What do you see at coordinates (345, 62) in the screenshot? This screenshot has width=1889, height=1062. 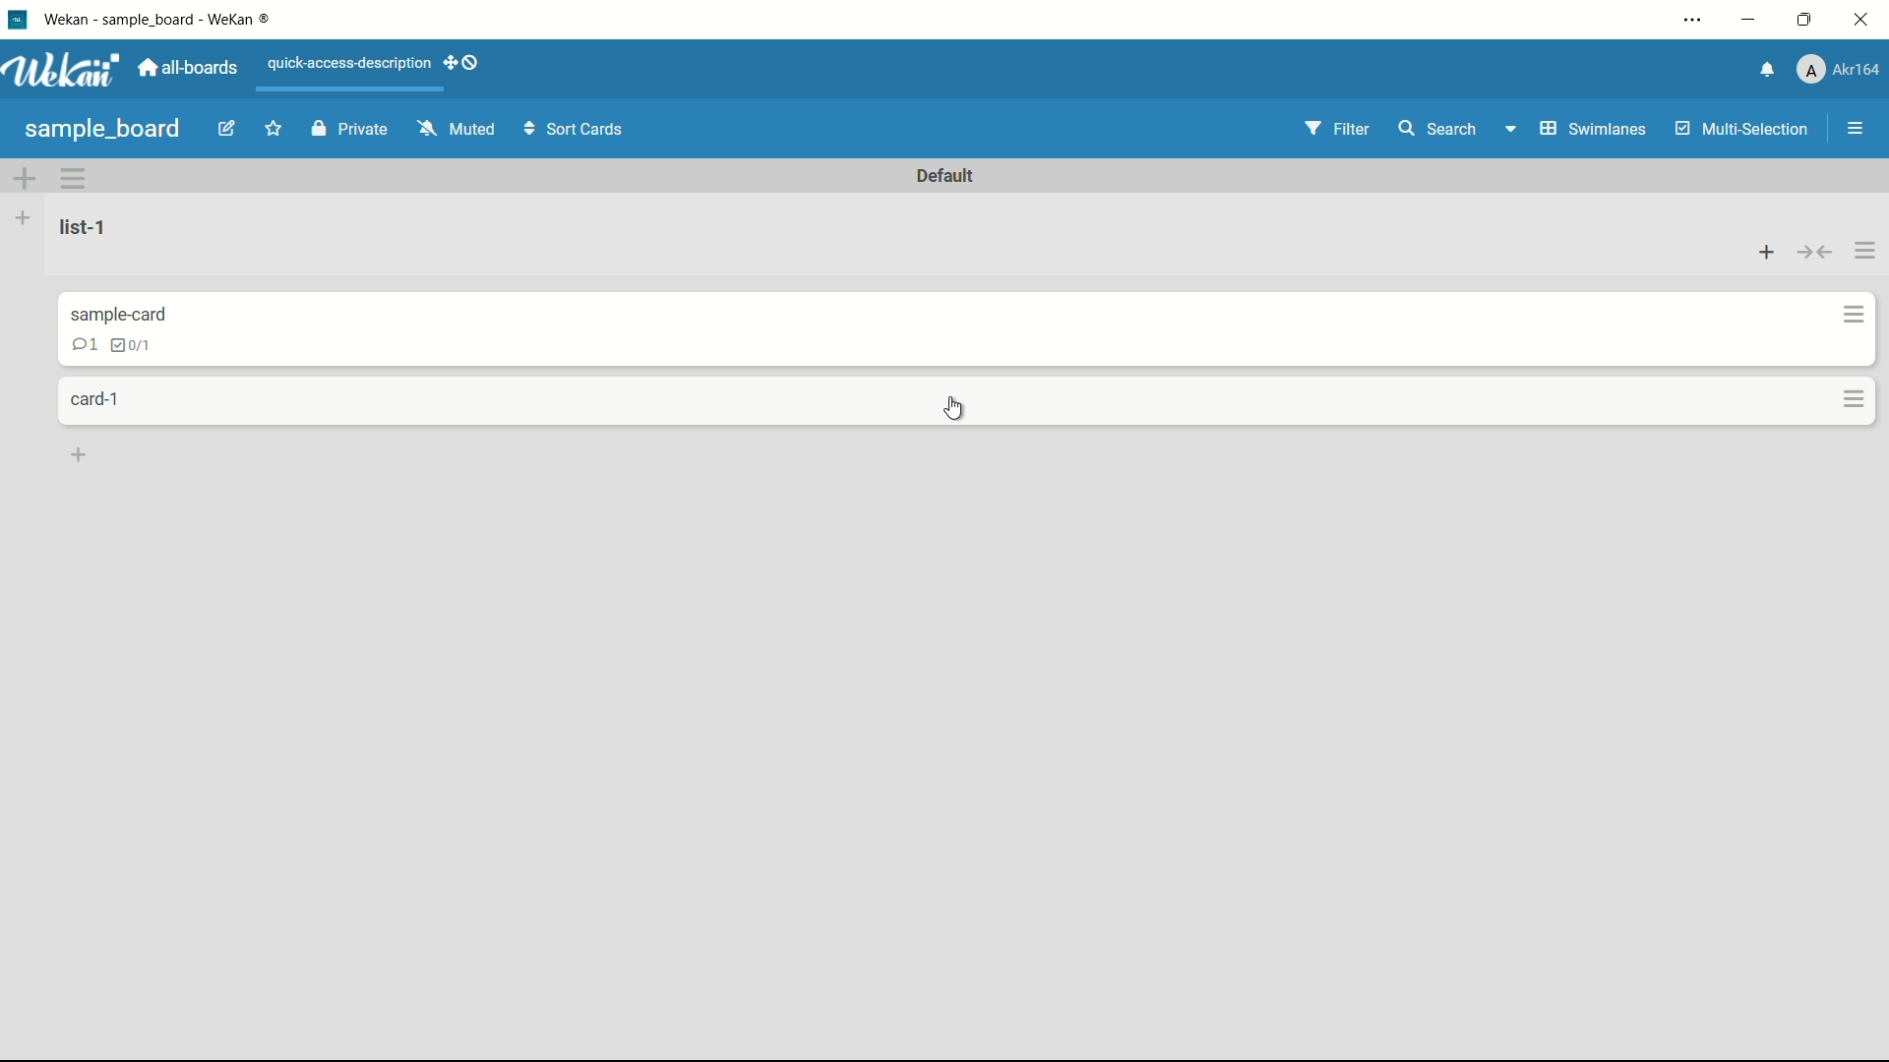 I see `quick-access-description` at bounding box center [345, 62].